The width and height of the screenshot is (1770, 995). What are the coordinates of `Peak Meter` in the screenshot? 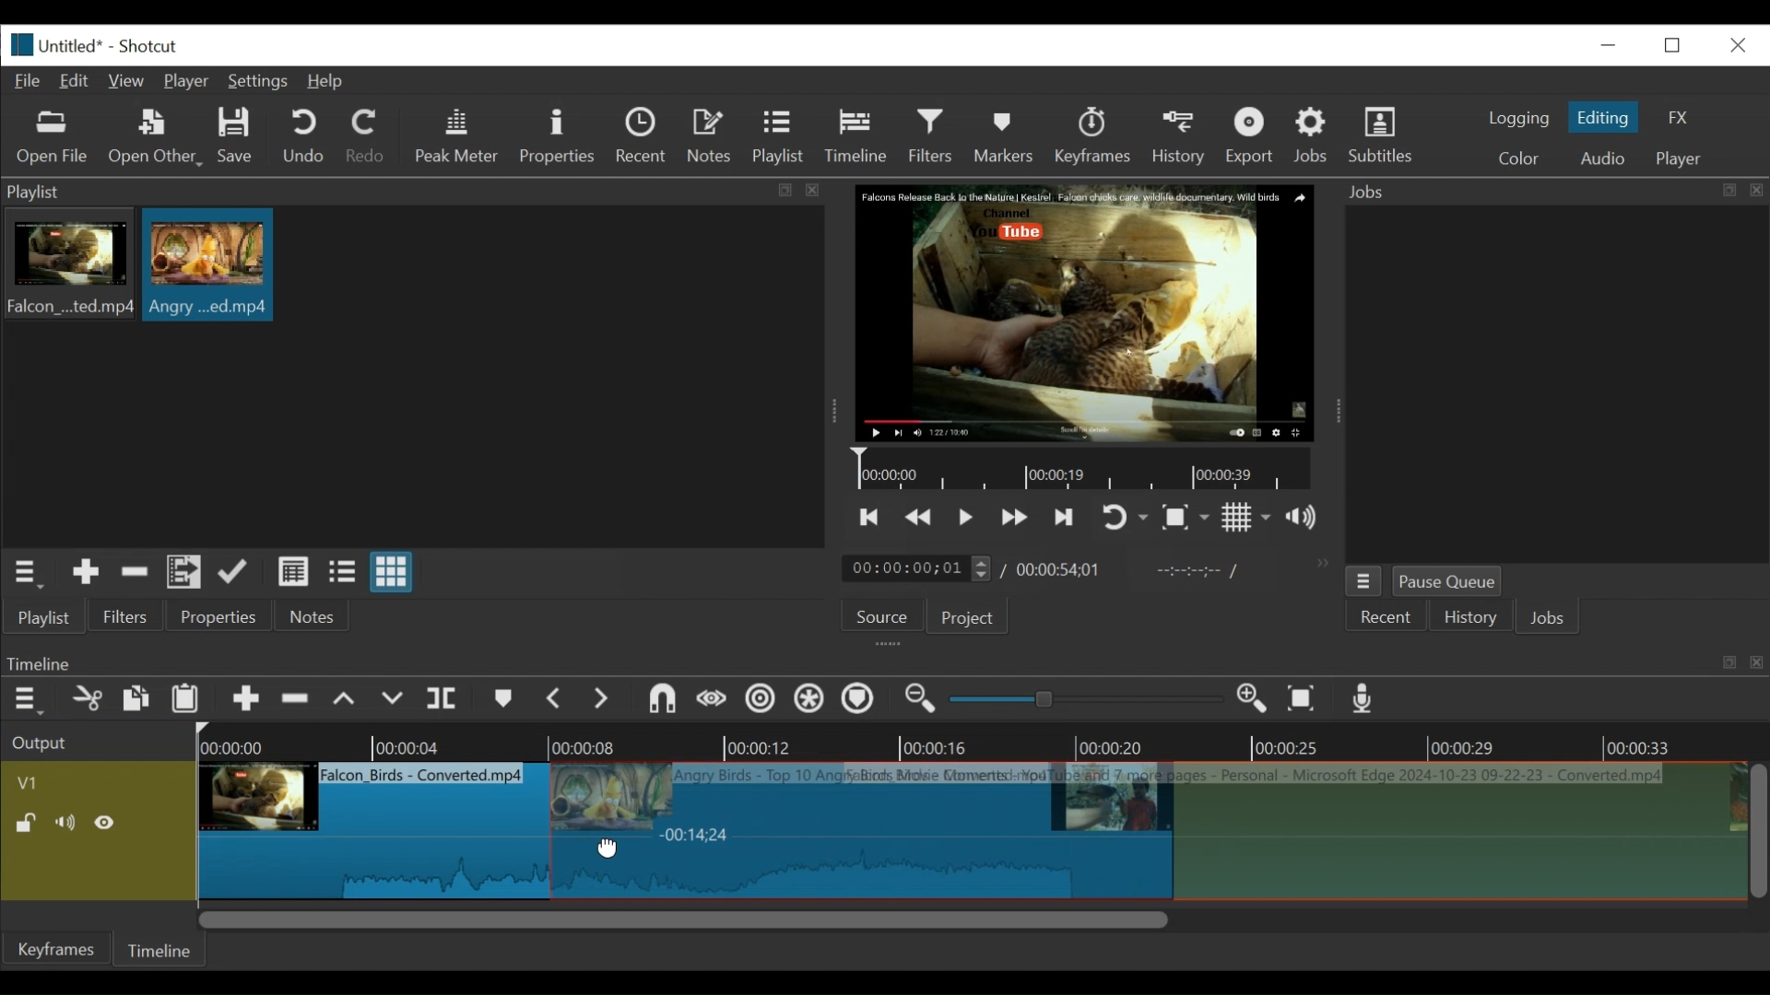 It's located at (460, 136).